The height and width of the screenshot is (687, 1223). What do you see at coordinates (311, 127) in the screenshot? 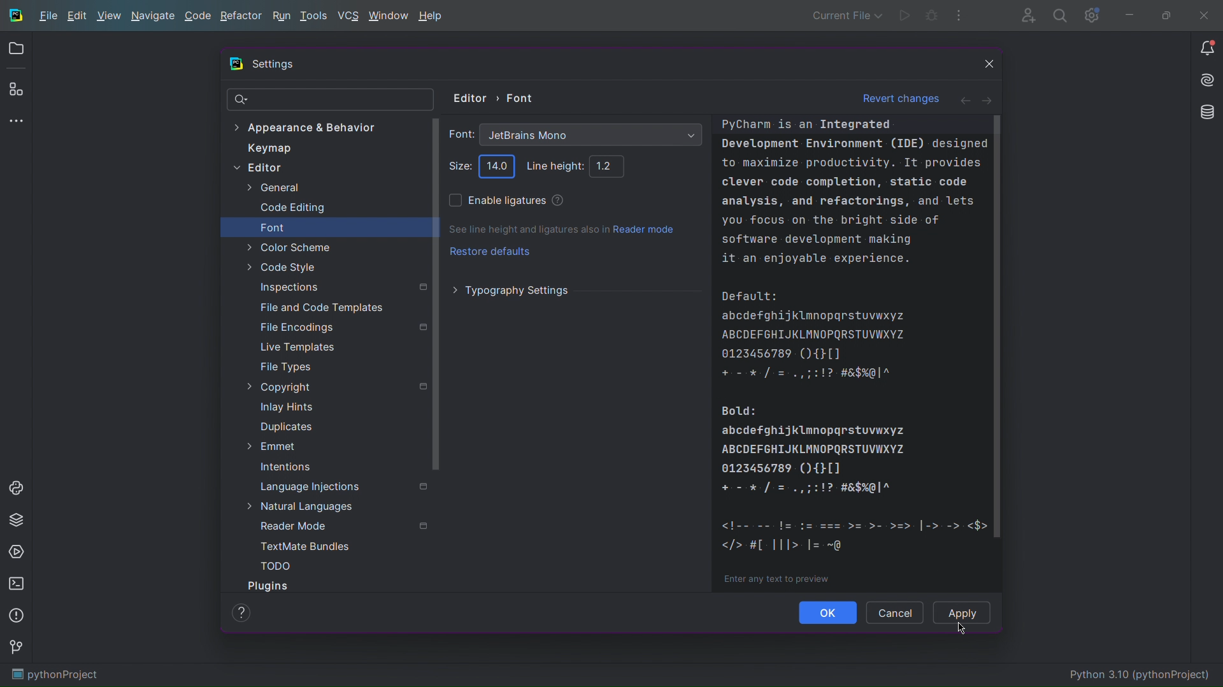
I see `Appearance & Behavior` at bounding box center [311, 127].